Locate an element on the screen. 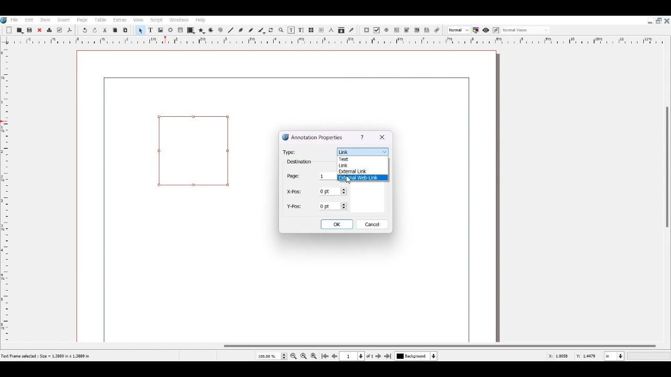 This screenshot has height=377, width=671. PDF Combo Box is located at coordinates (407, 30).